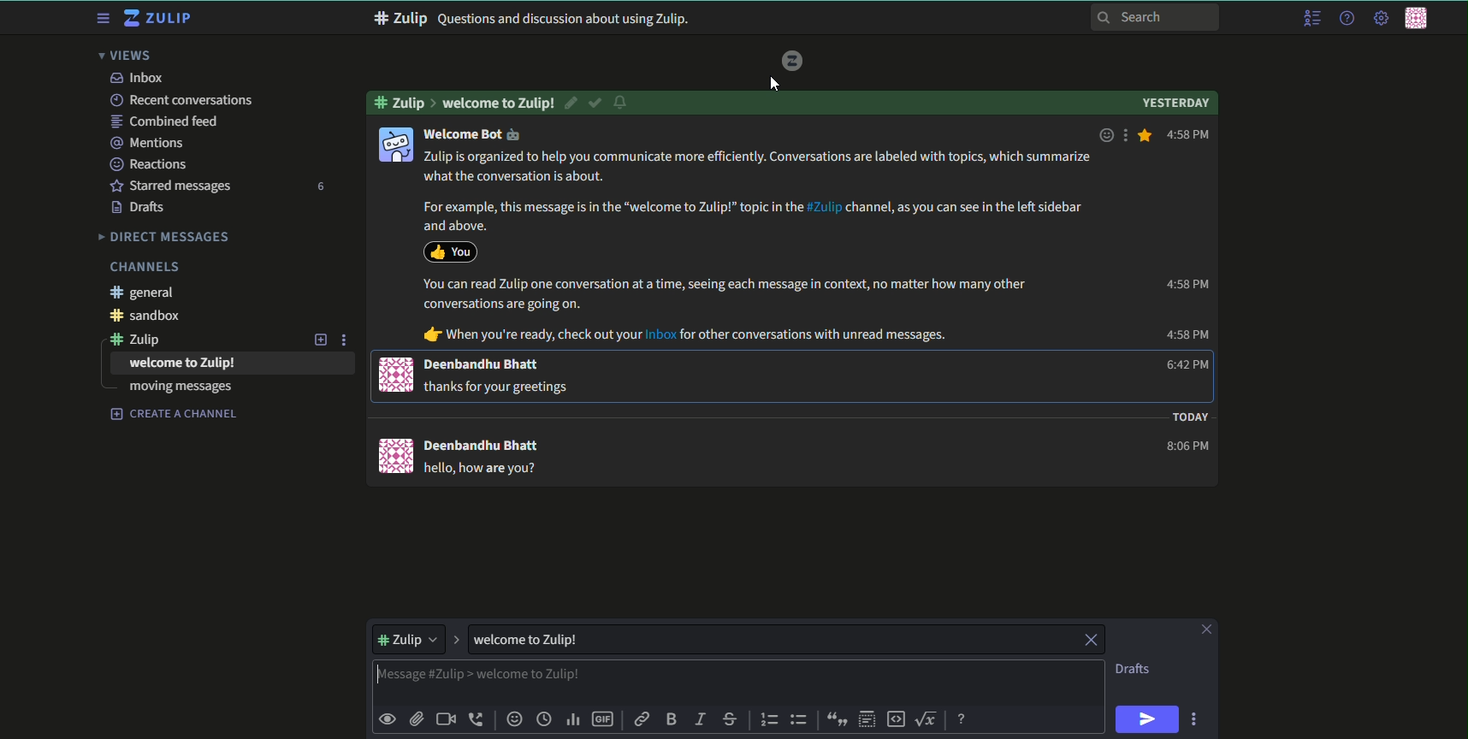 Image resolution: width=1468 pixels, height=739 pixels. I want to click on j@ thanks for your greetings, so click(500, 386).